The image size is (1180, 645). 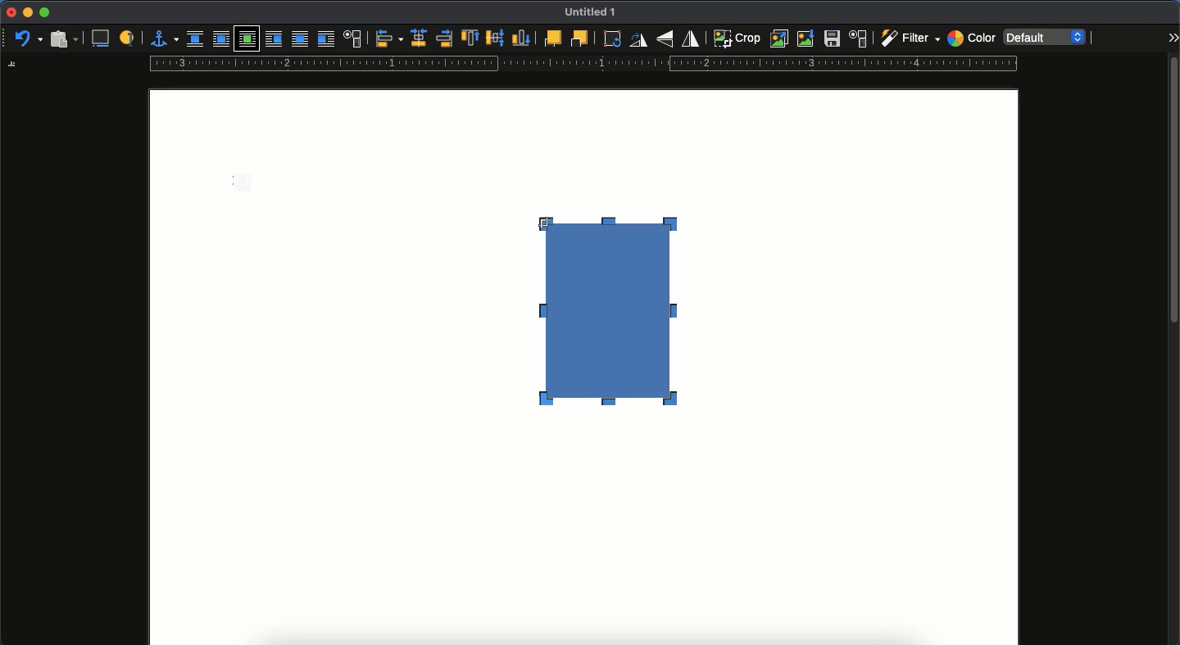 What do you see at coordinates (99, 38) in the screenshot?
I see `insert caption` at bounding box center [99, 38].